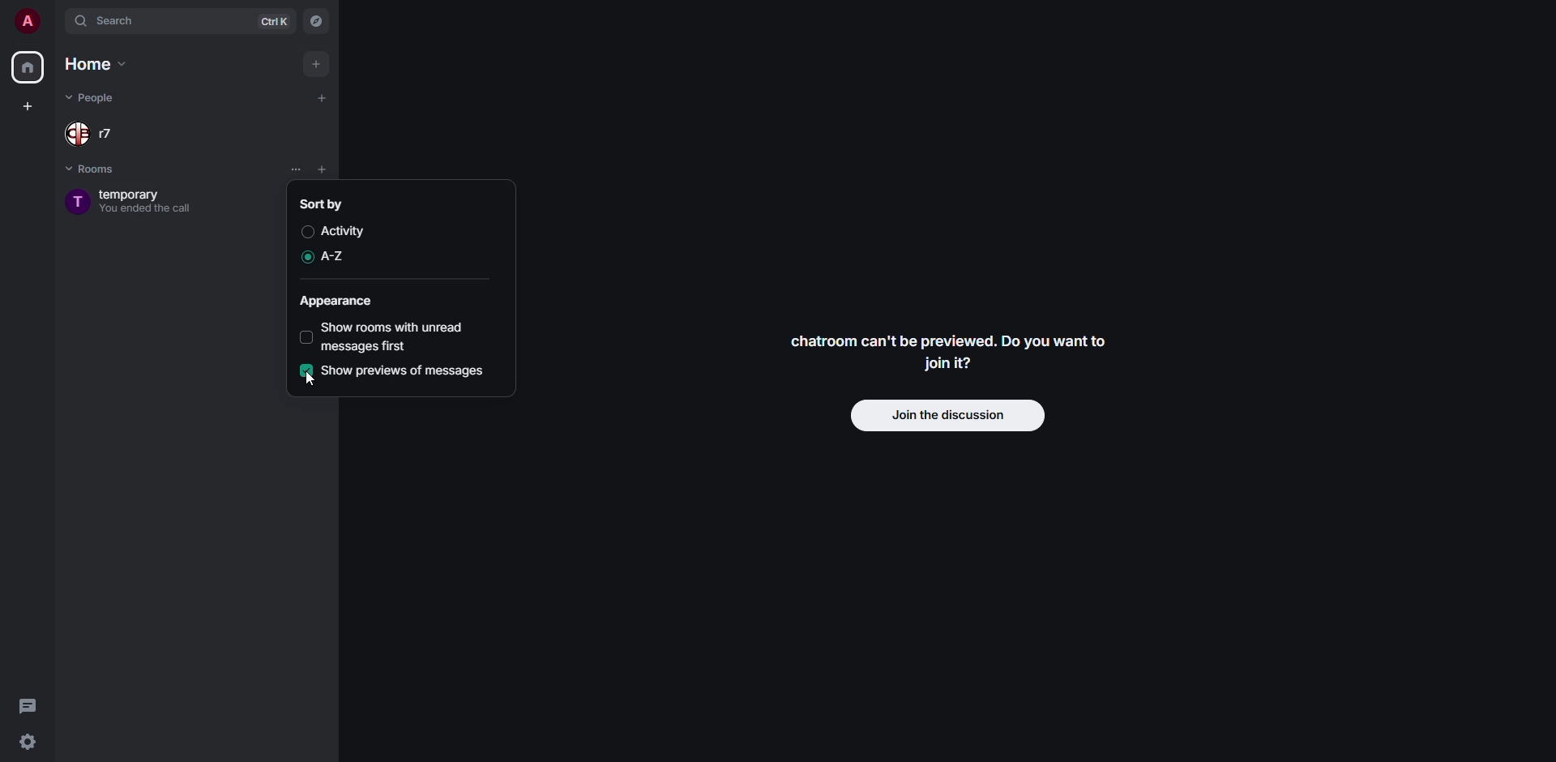  Describe the element at coordinates (275, 21) in the screenshot. I see `ctrl K` at that location.